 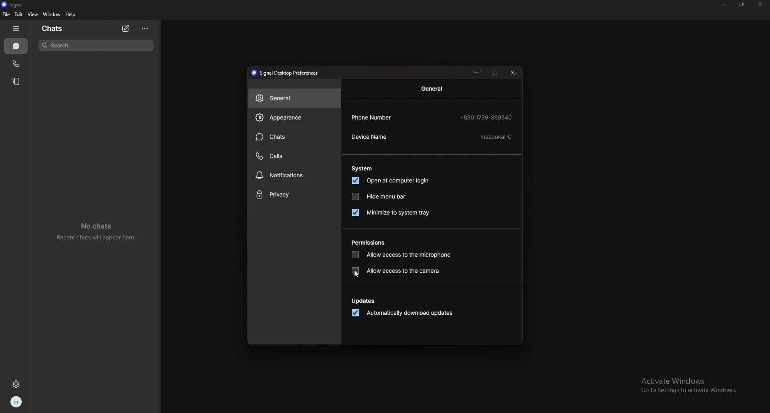 I want to click on maximize, so click(x=495, y=73).